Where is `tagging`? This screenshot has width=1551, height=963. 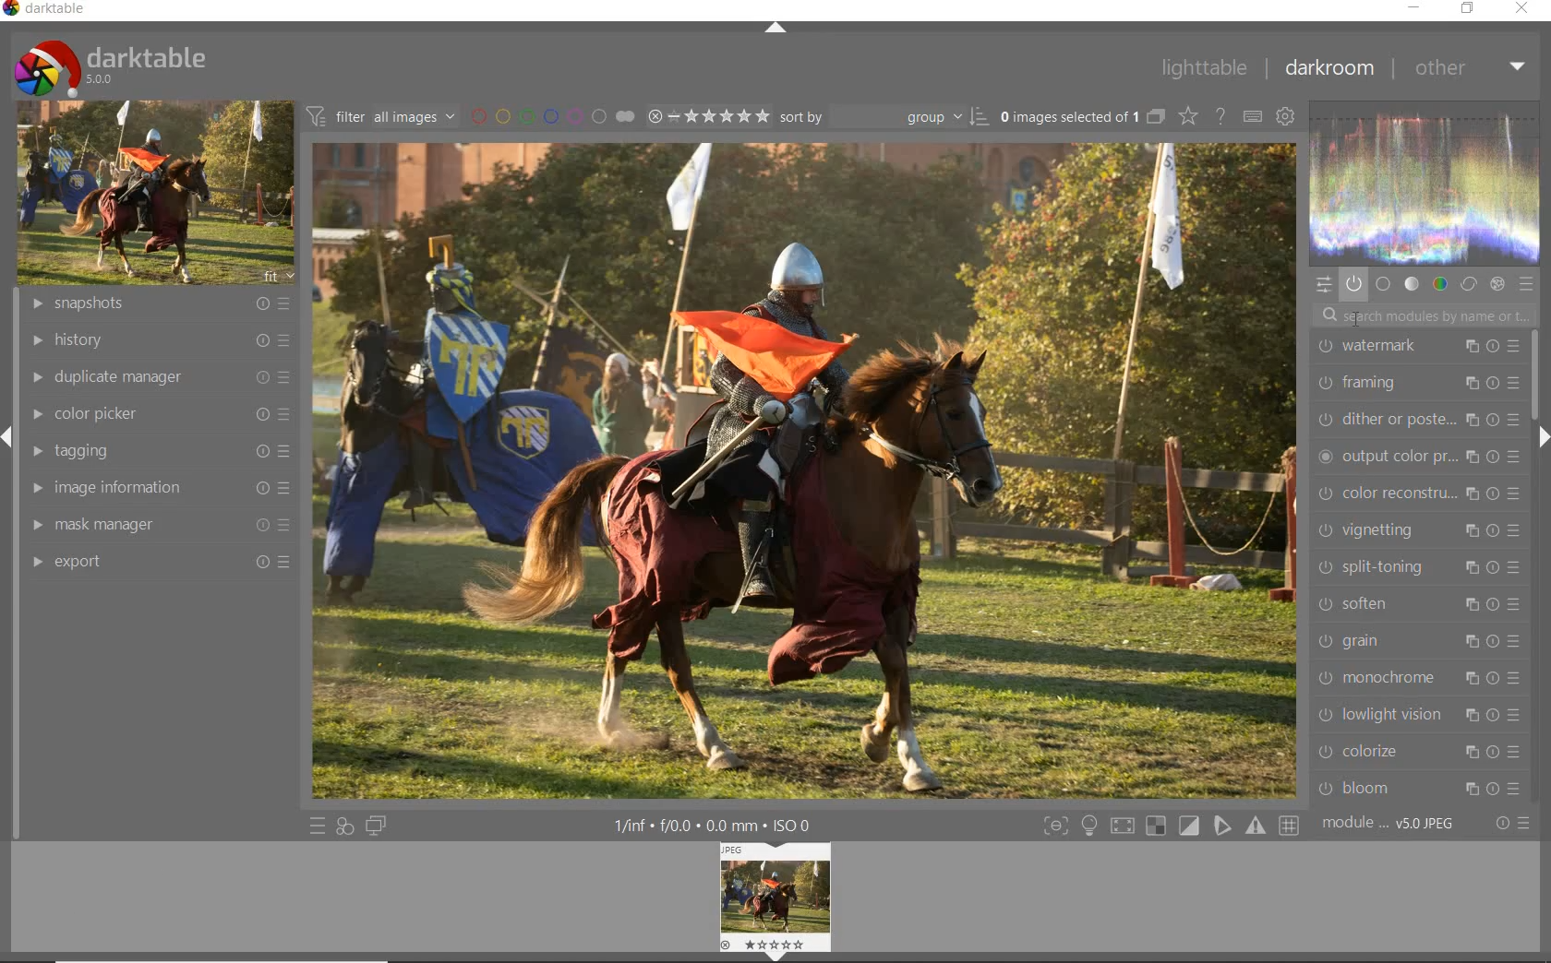
tagging is located at coordinates (156, 451).